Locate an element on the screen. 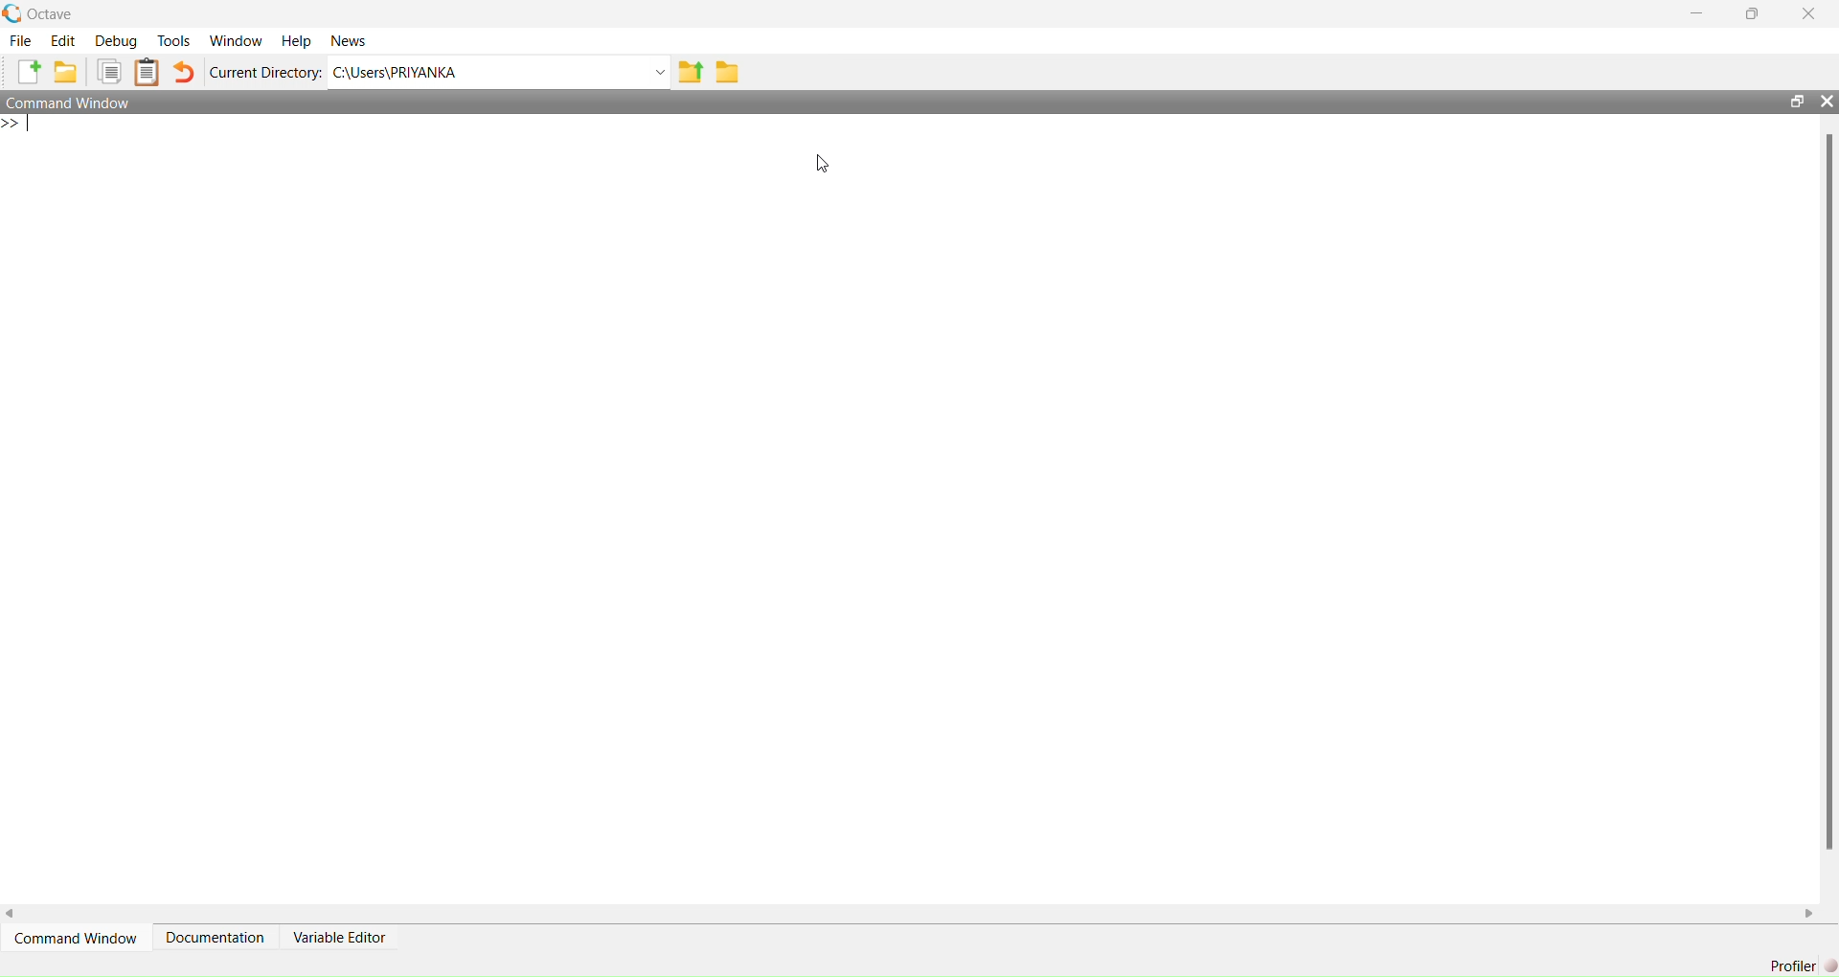 This screenshot has width=1839, height=977. Command Window is located at coordinates (68, 102).